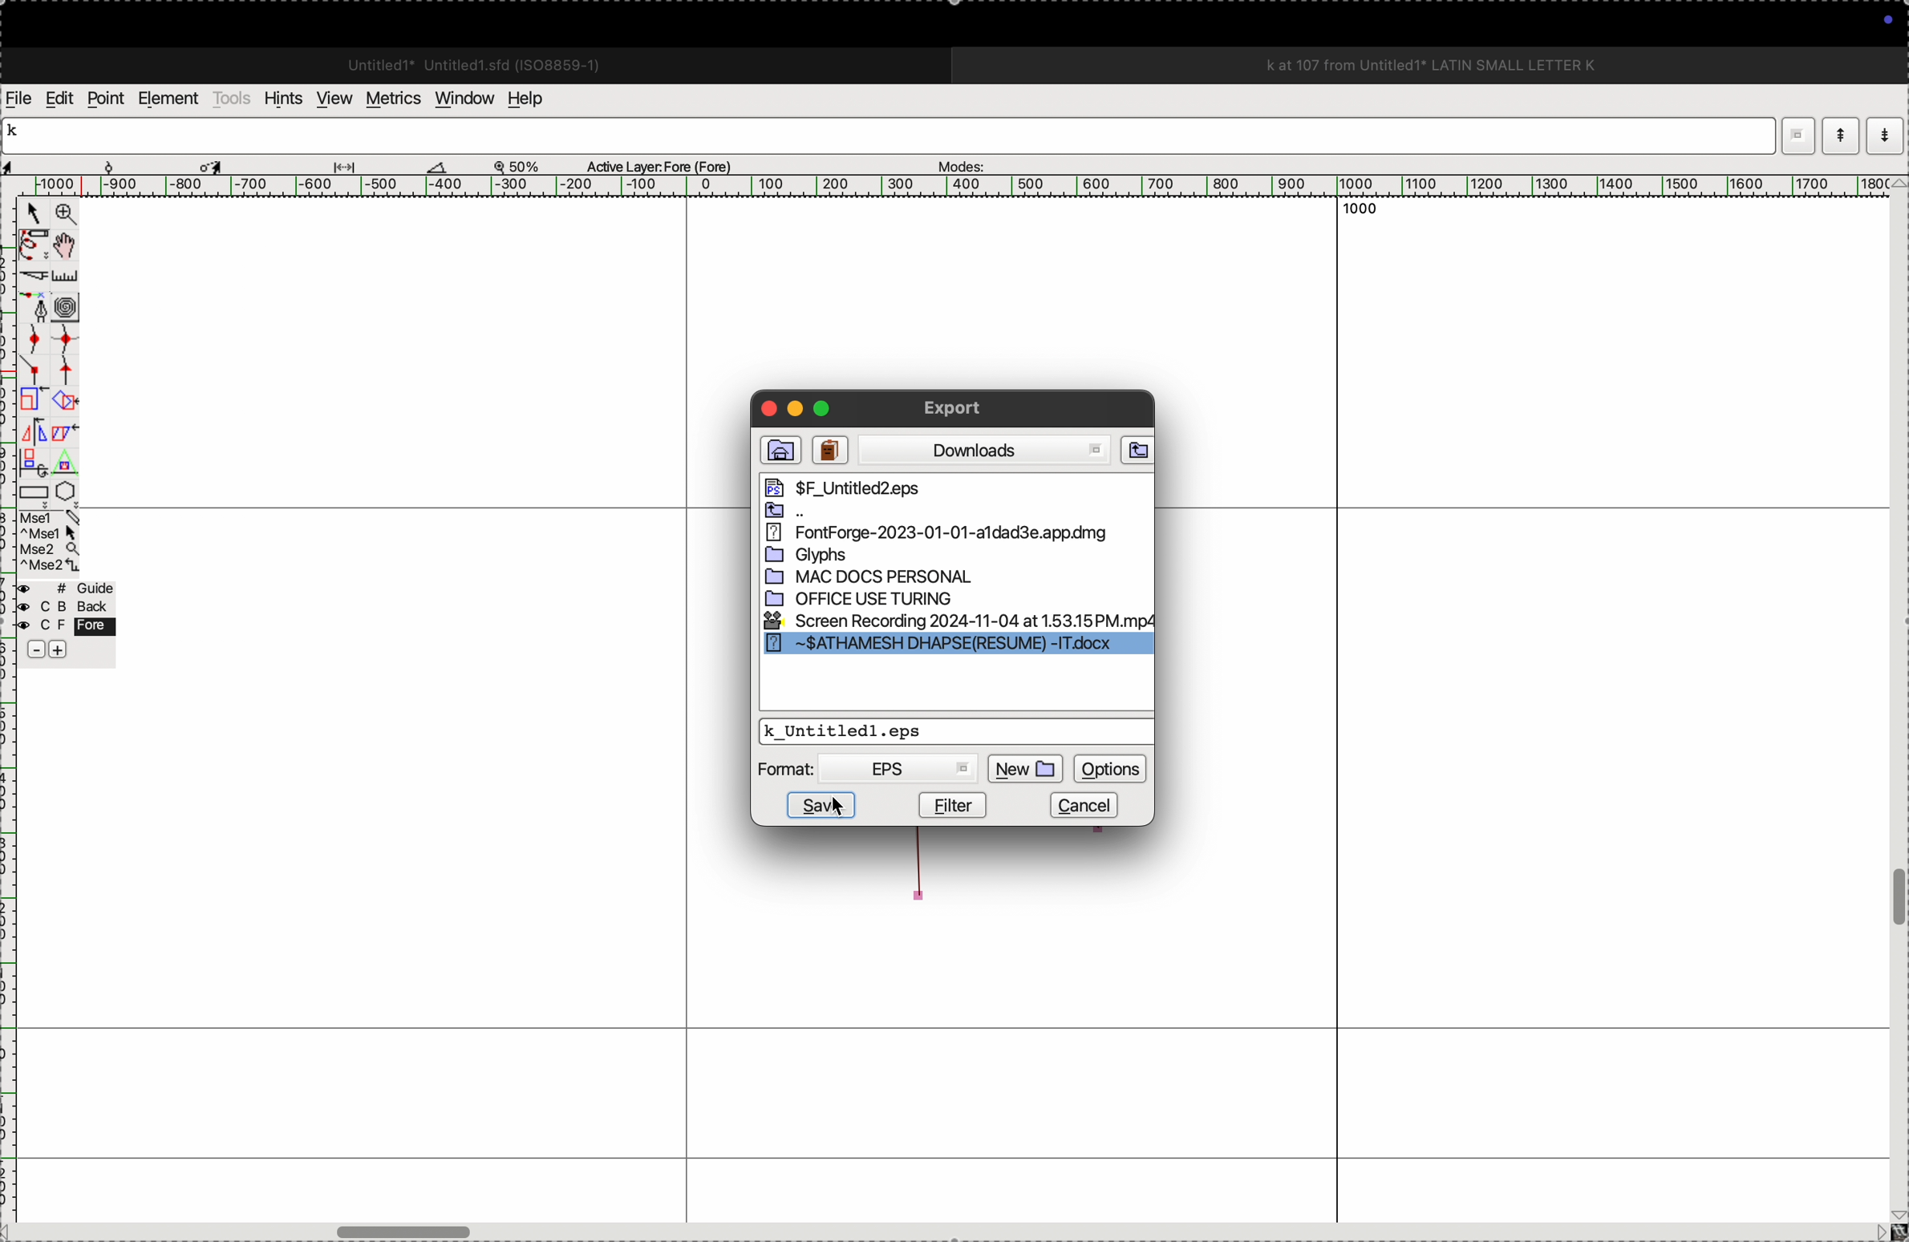 Image resolution: width=1909 pixels, height=1242 pixels. What do you see at coordinates (280, 97) in the screenshot?
I see `hints` at bounding box center [280, 97].